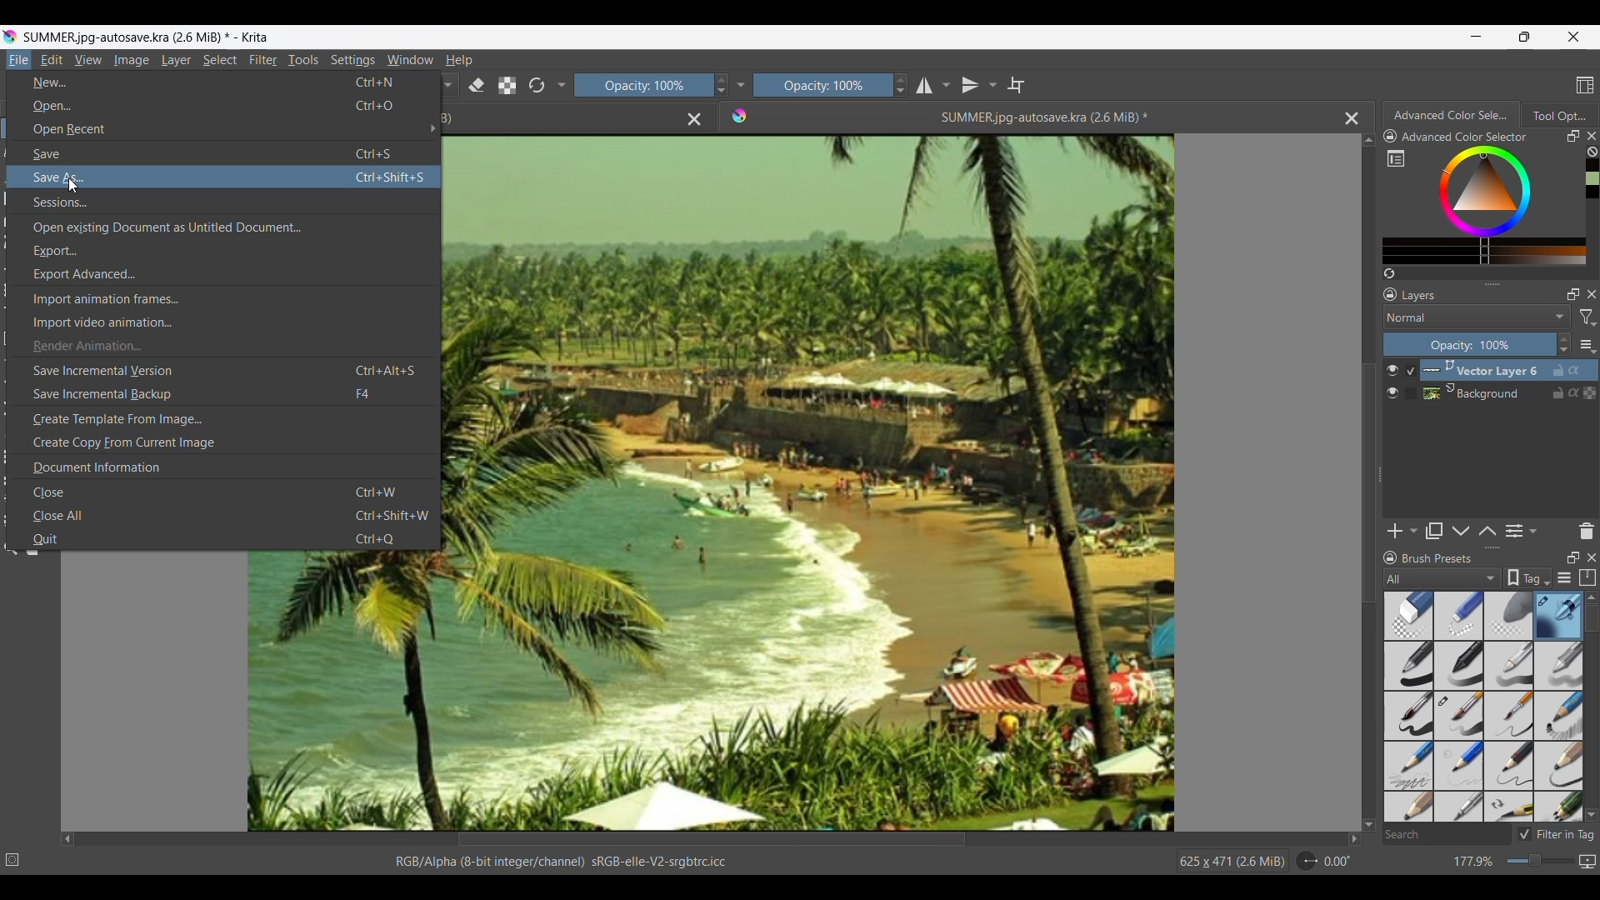 The height and width of the screenshot is (900, 1600). What do you see at coordinates (1017, 84) in the screenshot?
I see `Wrap around mode` at bounding box center [1017, 84].